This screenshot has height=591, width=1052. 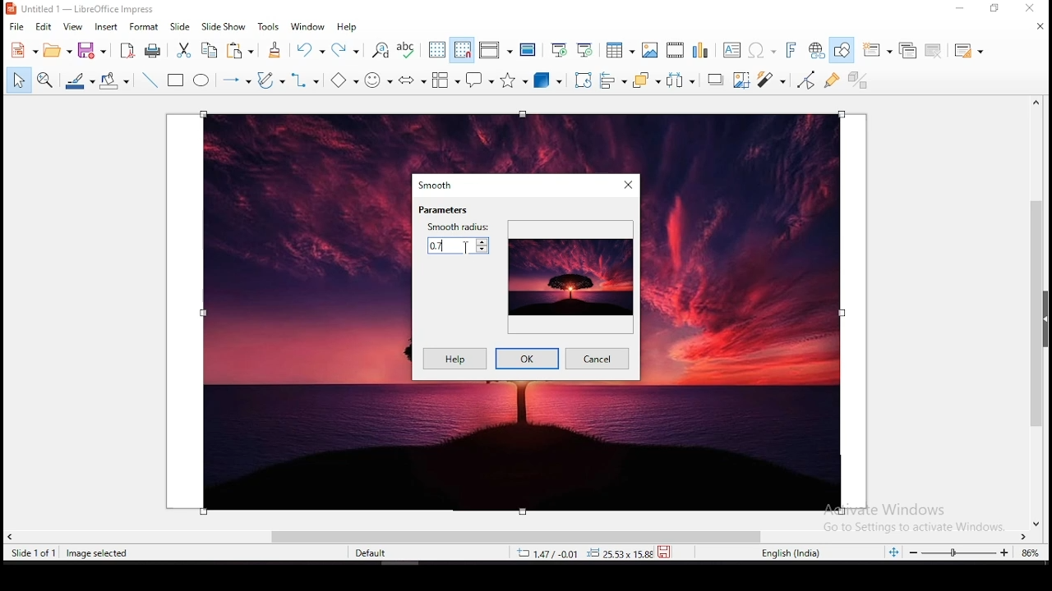 I want to click on symbol shapes, so click(x=381, y=79).